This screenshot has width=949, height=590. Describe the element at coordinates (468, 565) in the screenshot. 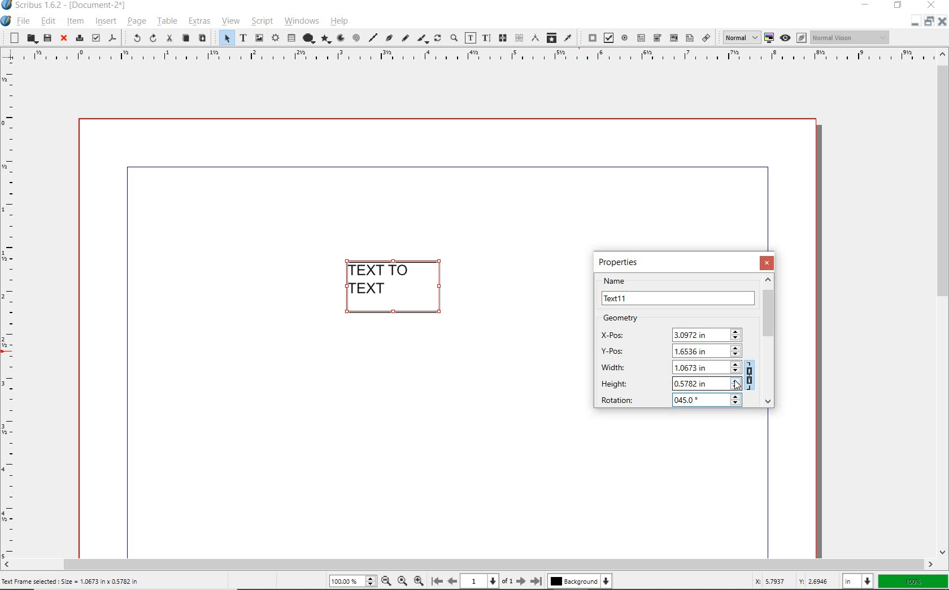

I see `scrollbar` at that location.